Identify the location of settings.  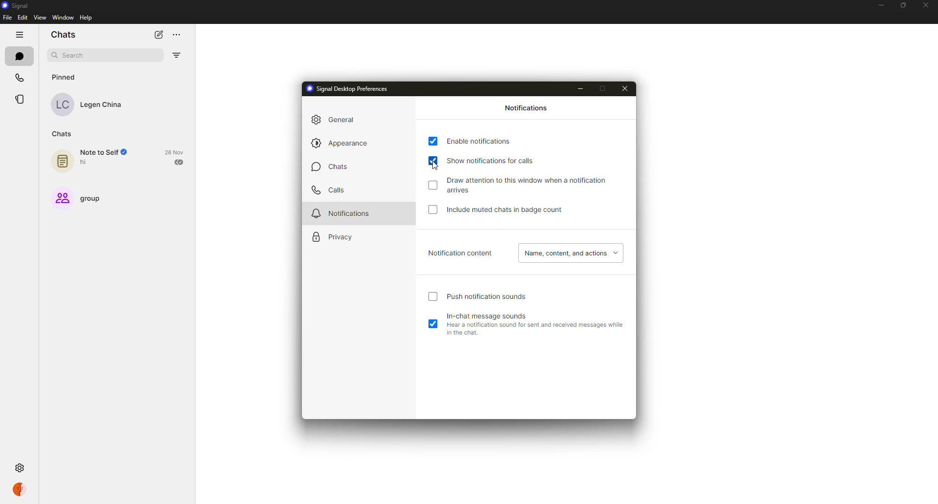
(19, 467).